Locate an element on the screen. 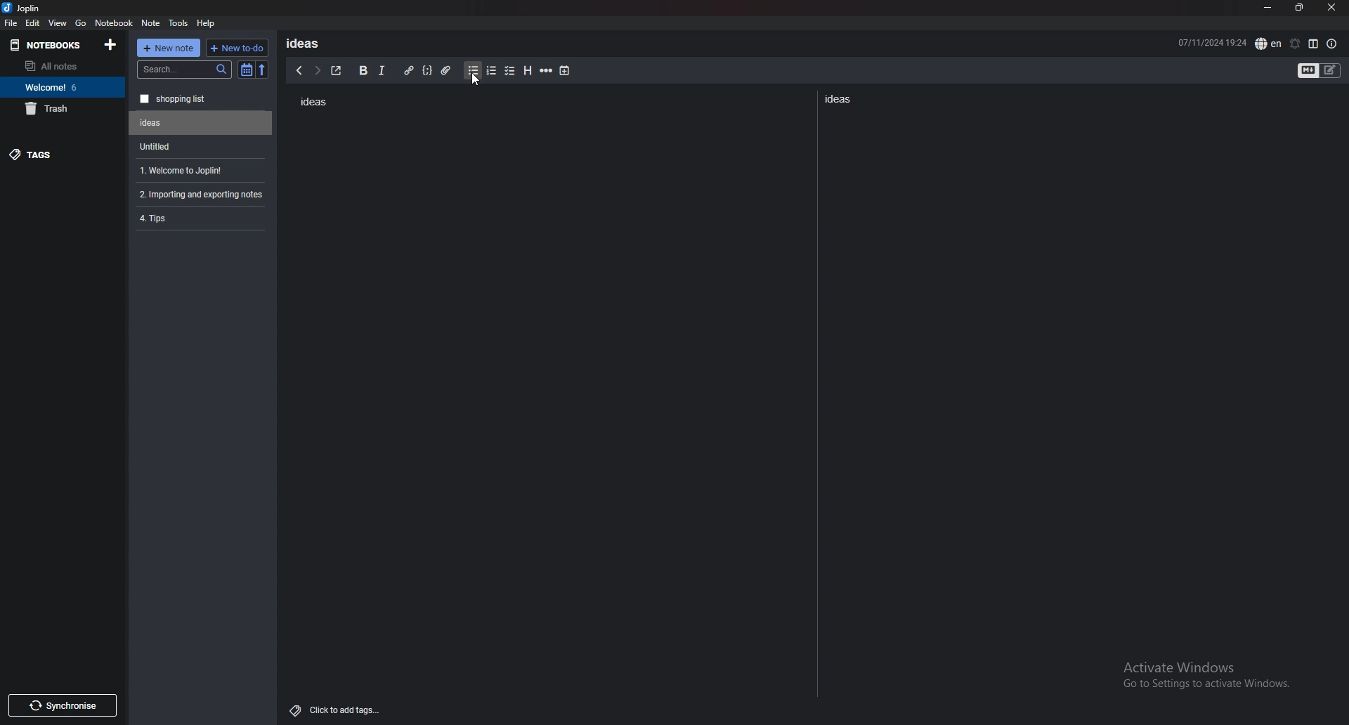 The width and height of the screenshot is (1349, 725). note properties is located at coordinates (1332, 44).